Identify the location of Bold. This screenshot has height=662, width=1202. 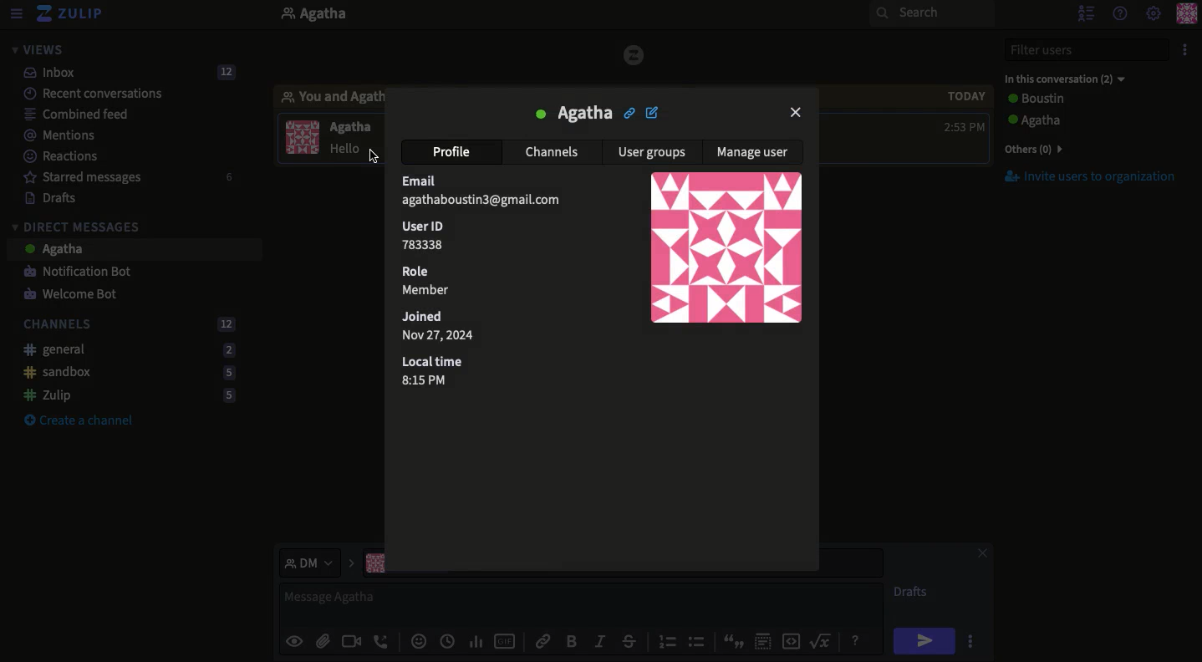
(572, 640).